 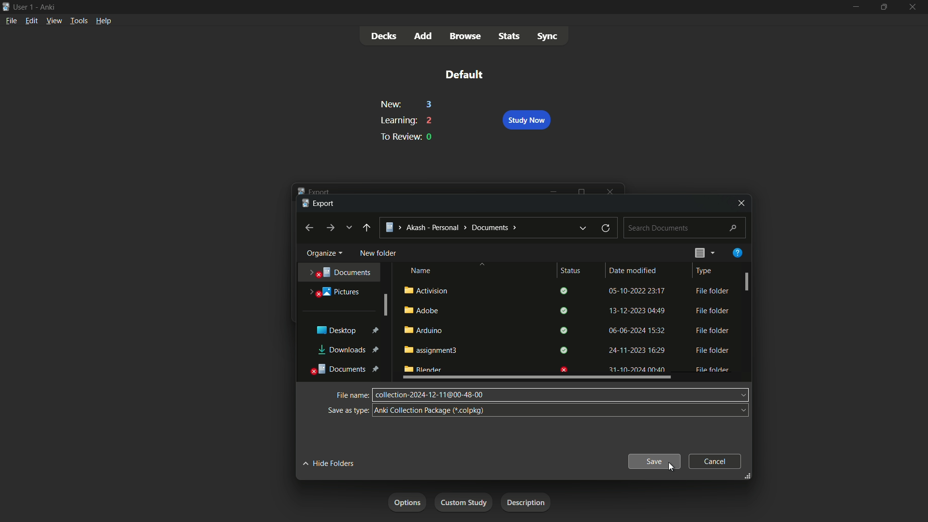 I want to click on folder-1, so click(x=565, y=291).